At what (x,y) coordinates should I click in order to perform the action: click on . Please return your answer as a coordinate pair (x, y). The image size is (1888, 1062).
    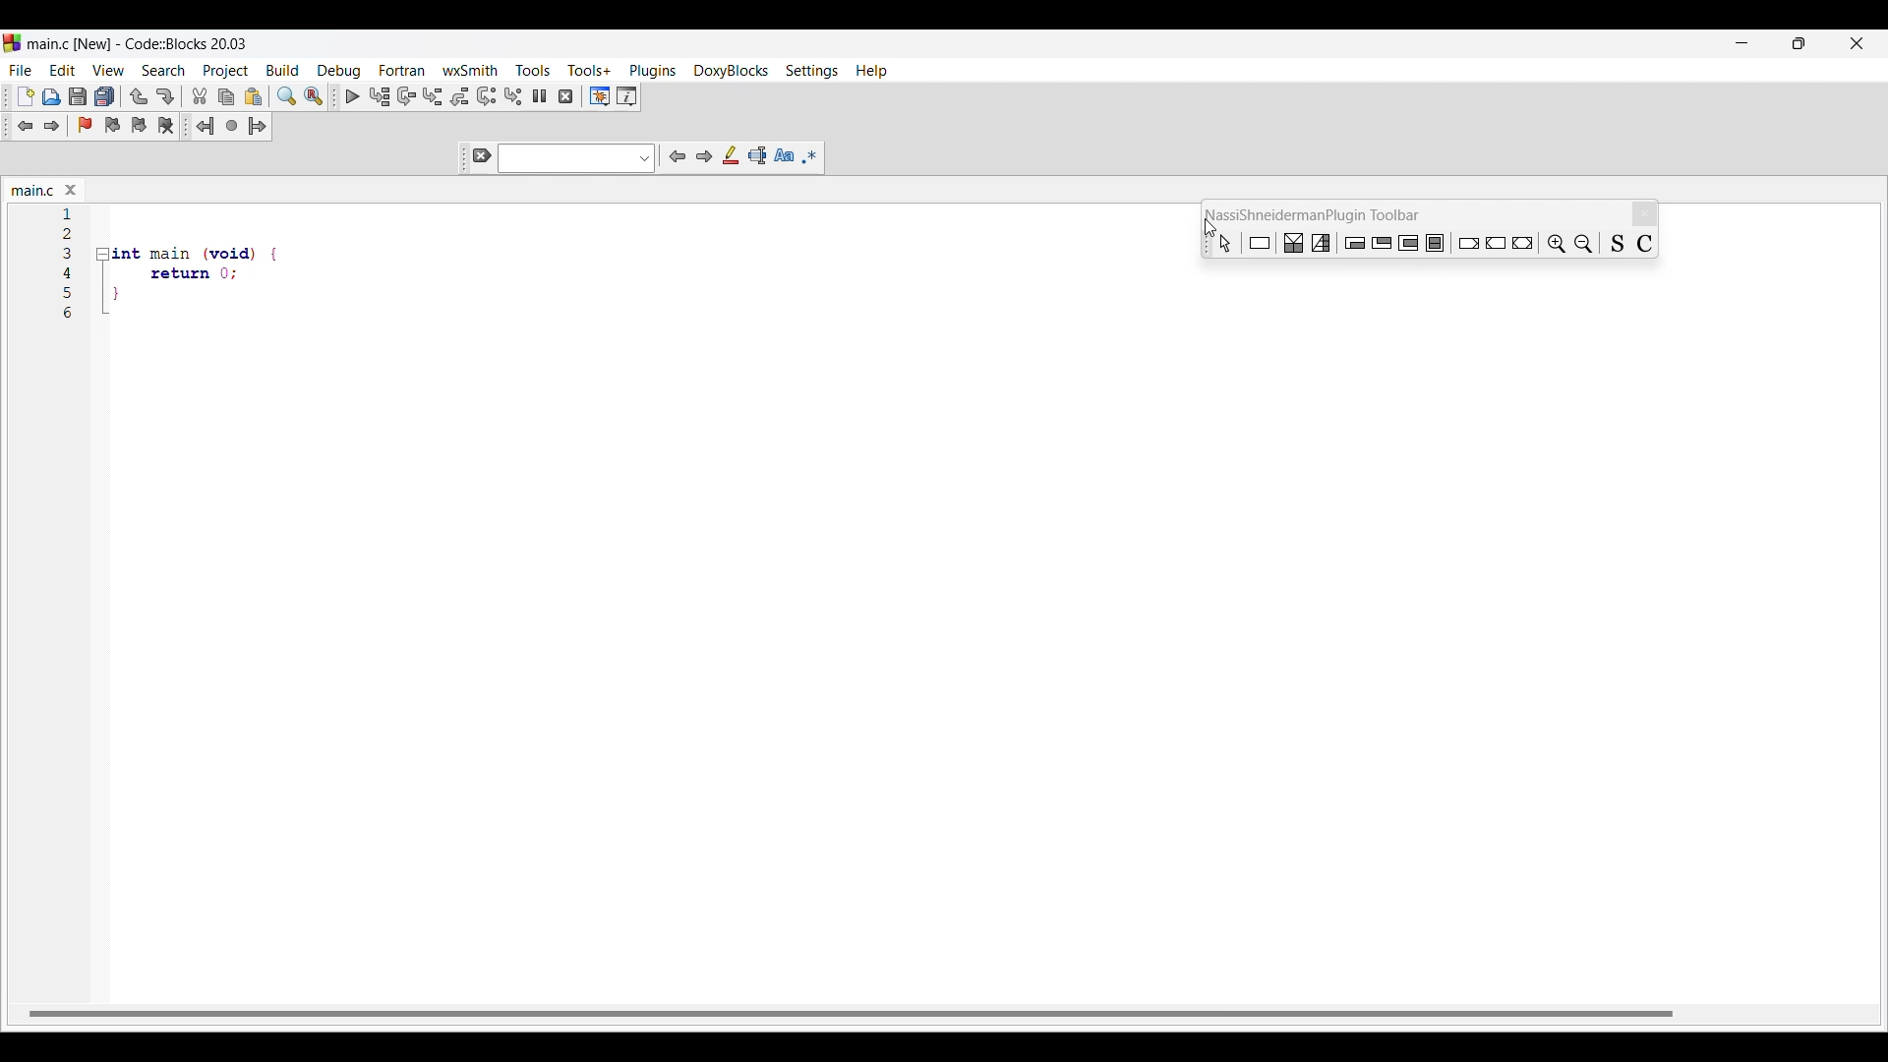
    Looking at the image, I should click on (1220, 242).